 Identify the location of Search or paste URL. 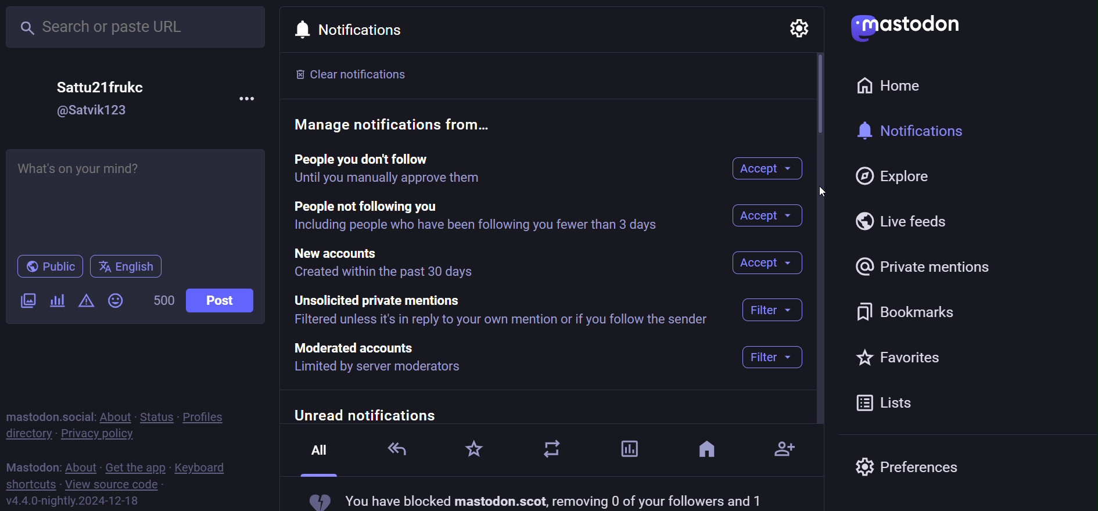
(137, 28).